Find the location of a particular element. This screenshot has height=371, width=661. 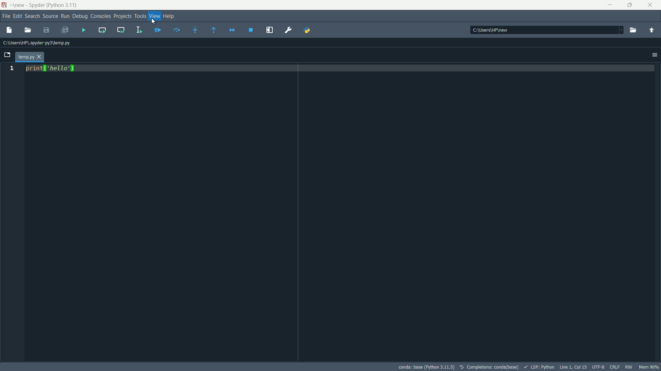

Spyder is located at coordinates (38, 5).